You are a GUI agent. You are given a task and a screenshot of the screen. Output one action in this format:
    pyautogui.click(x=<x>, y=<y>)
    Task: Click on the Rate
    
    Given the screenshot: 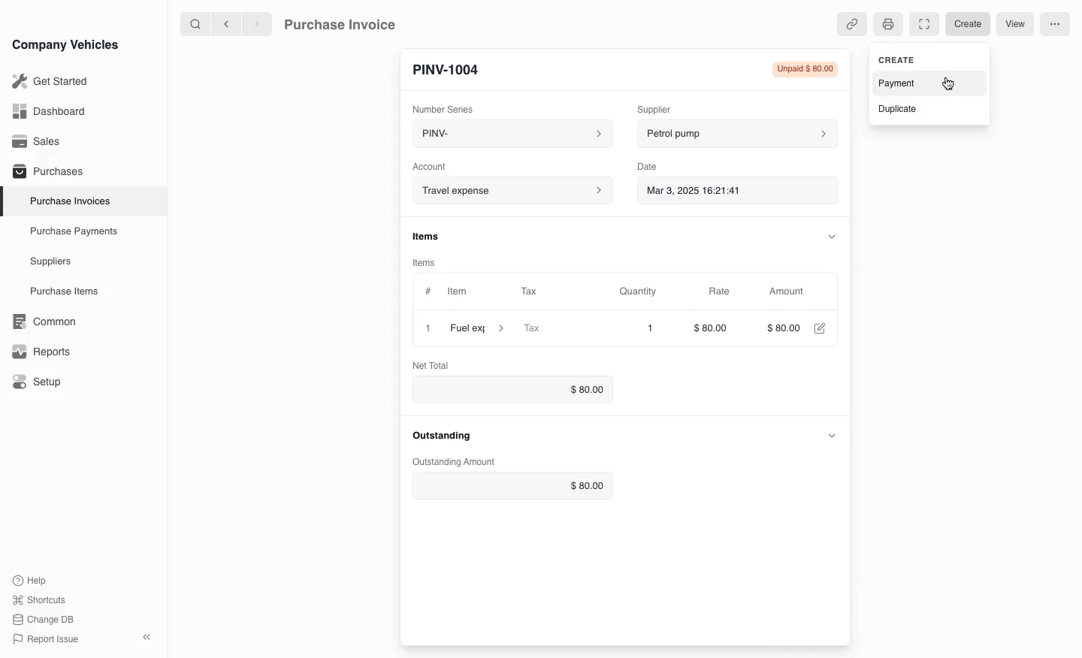 What is the action you would take?
    pyautogui.click(x=721, y=291)
    